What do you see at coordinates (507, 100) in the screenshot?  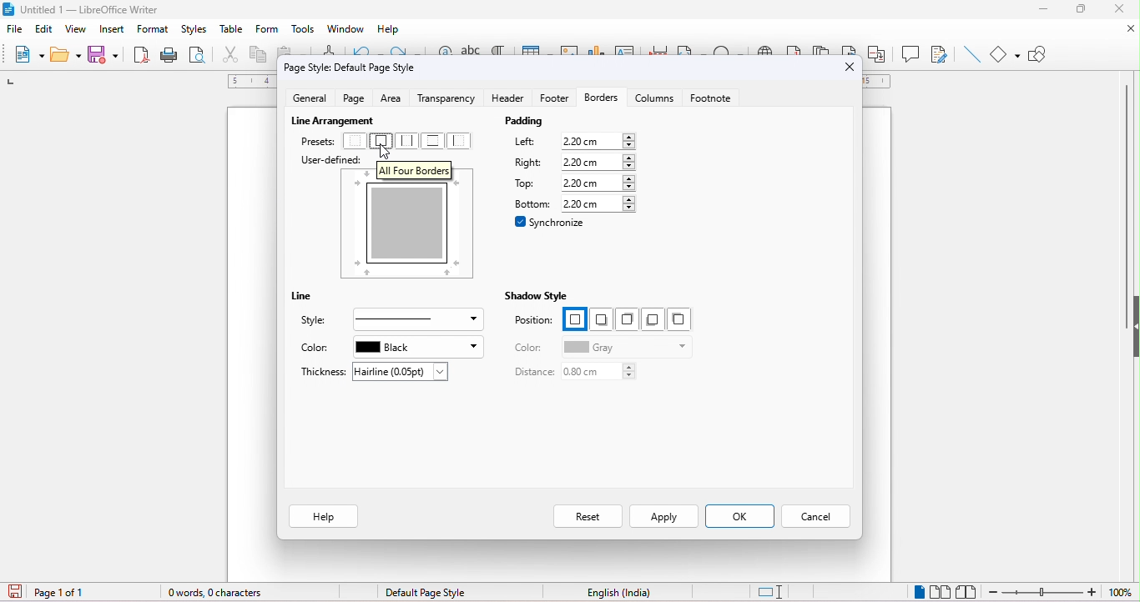 I see `header` at bounding box center [507, 100].